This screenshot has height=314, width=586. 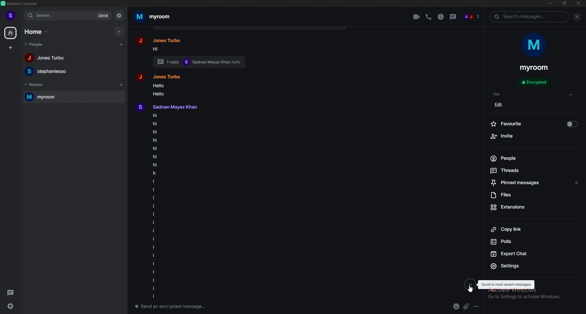 What do you see at coordinates (530, 17) in the screenshot?
I see `search messages...` at bounding box center [530, 17].